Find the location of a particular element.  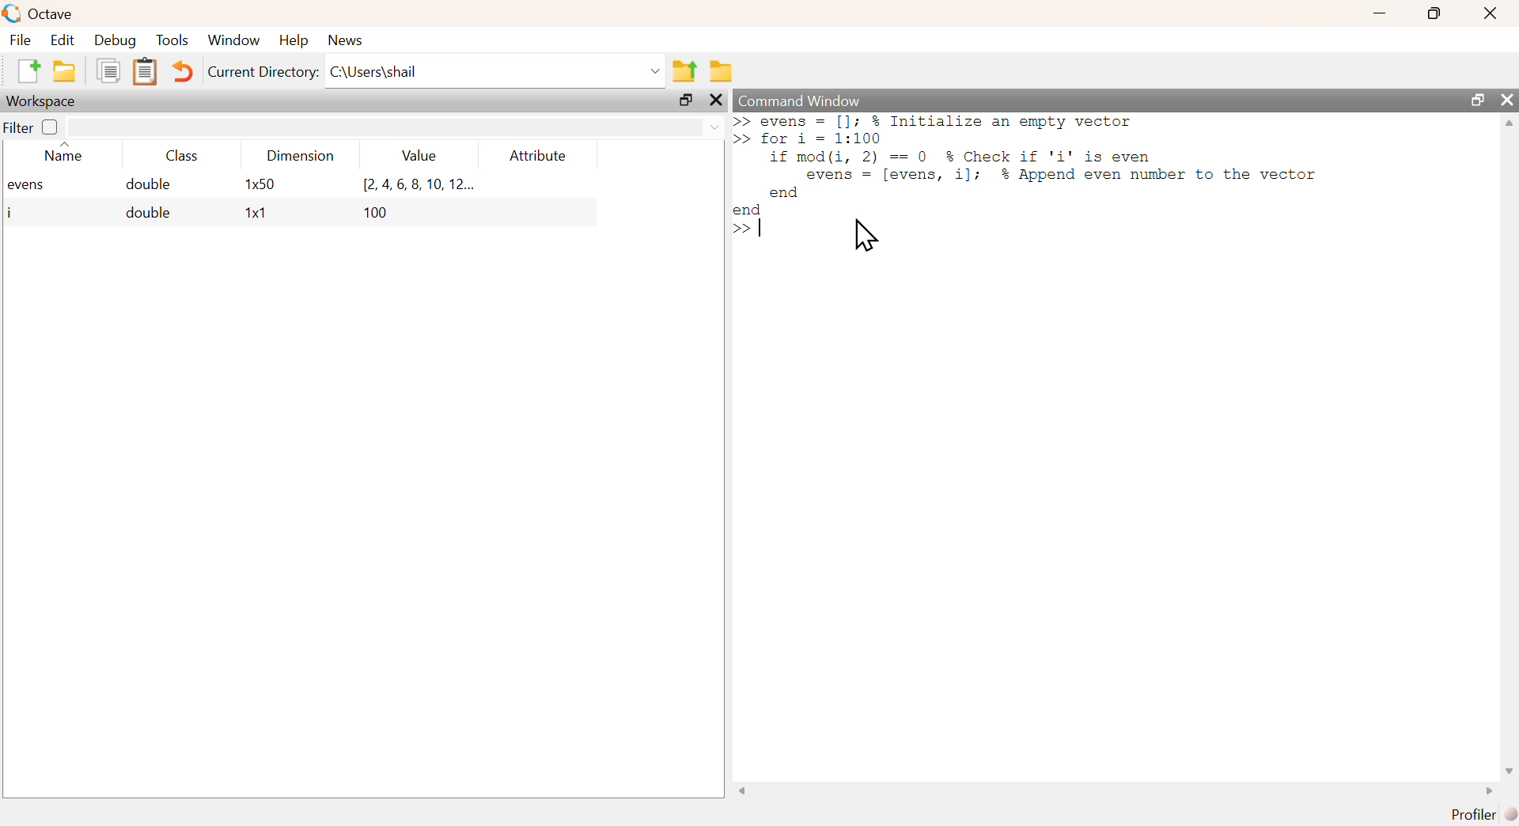

evens is located at coordinates (32, 187).